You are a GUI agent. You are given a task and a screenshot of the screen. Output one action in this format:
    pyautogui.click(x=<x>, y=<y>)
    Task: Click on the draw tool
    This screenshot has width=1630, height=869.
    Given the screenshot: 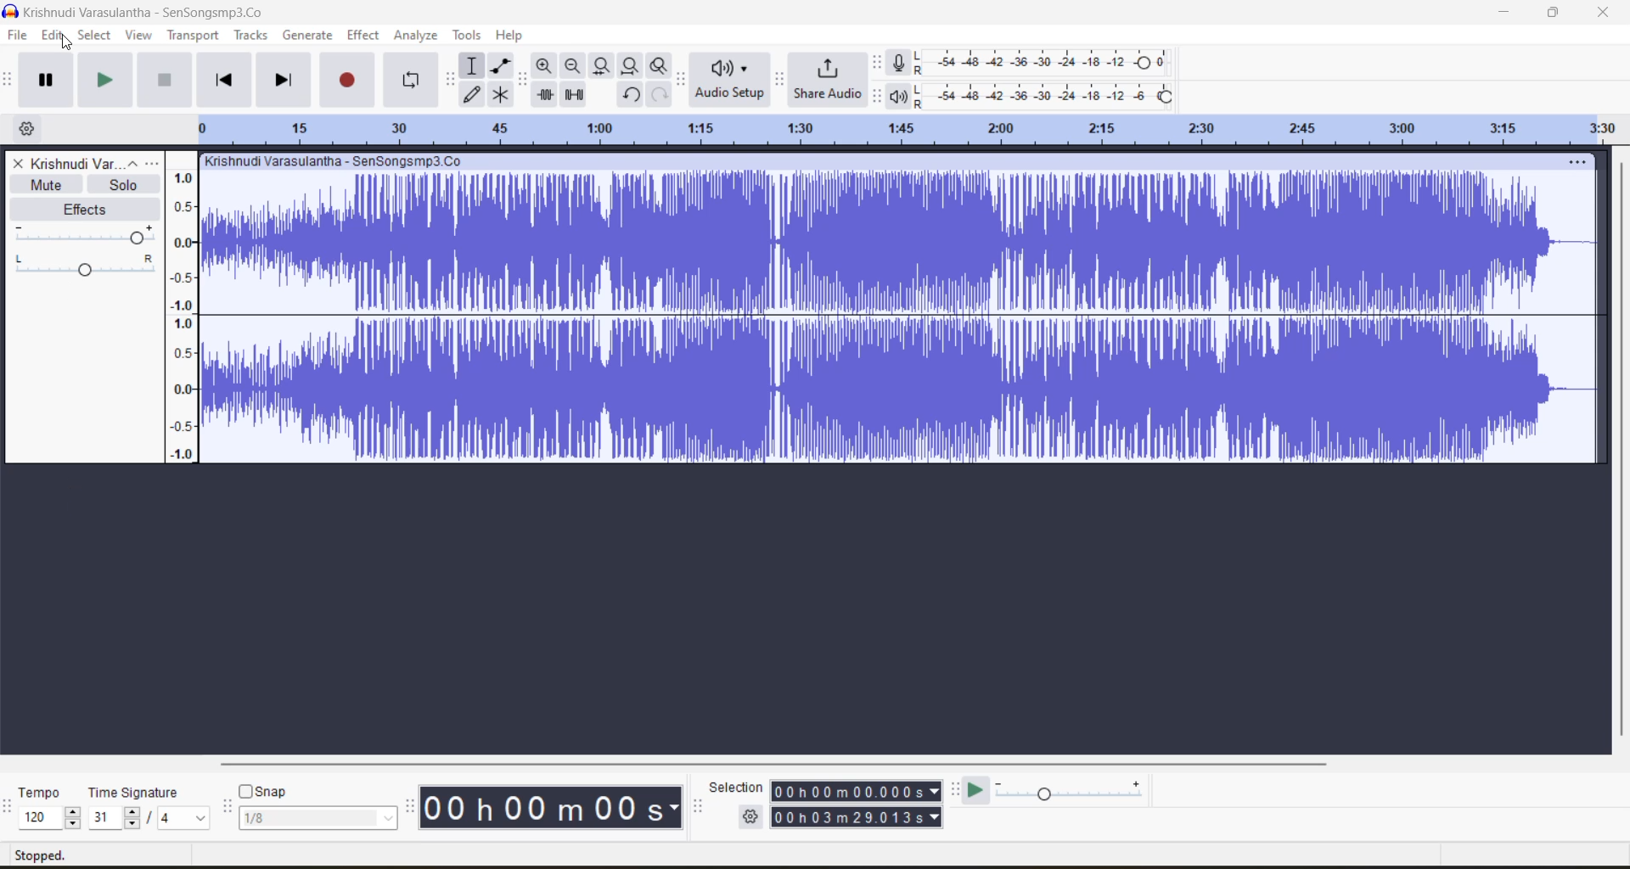 What is the action you would take?
    pyautogui.click(x=474, y=94)
    